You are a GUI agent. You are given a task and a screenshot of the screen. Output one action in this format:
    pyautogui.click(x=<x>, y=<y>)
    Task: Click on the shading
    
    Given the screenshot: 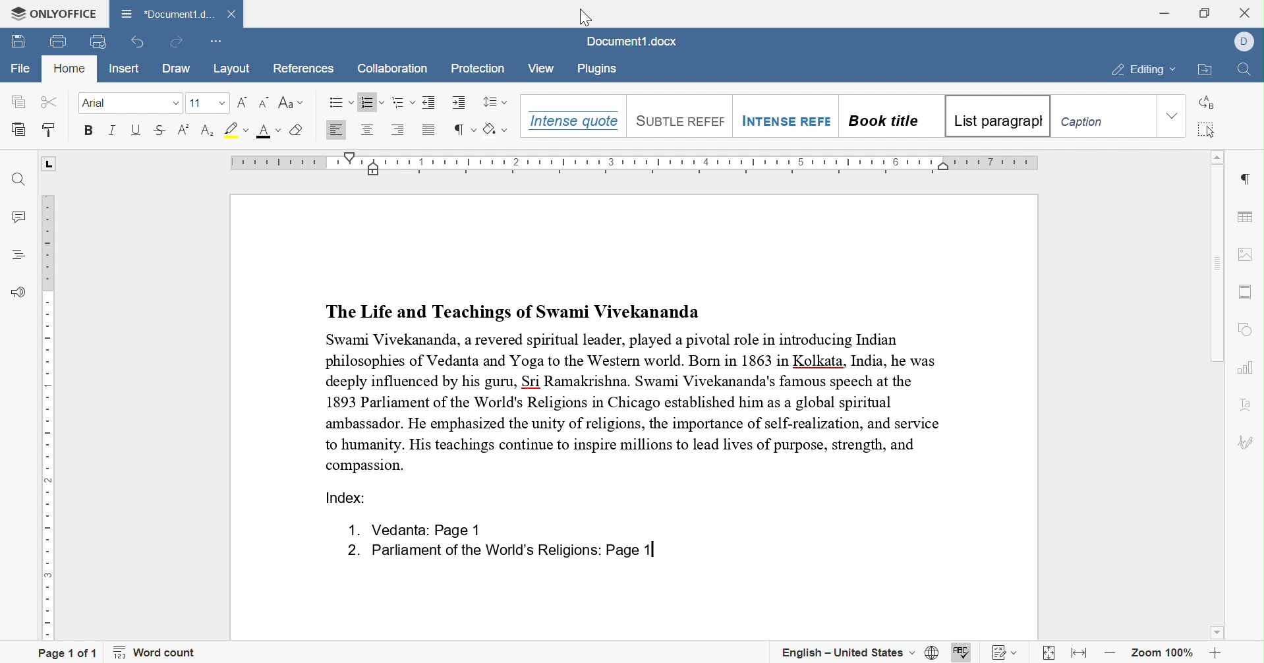 What is the action you would take?
    pyautogui.click(x=497, y=129)
    